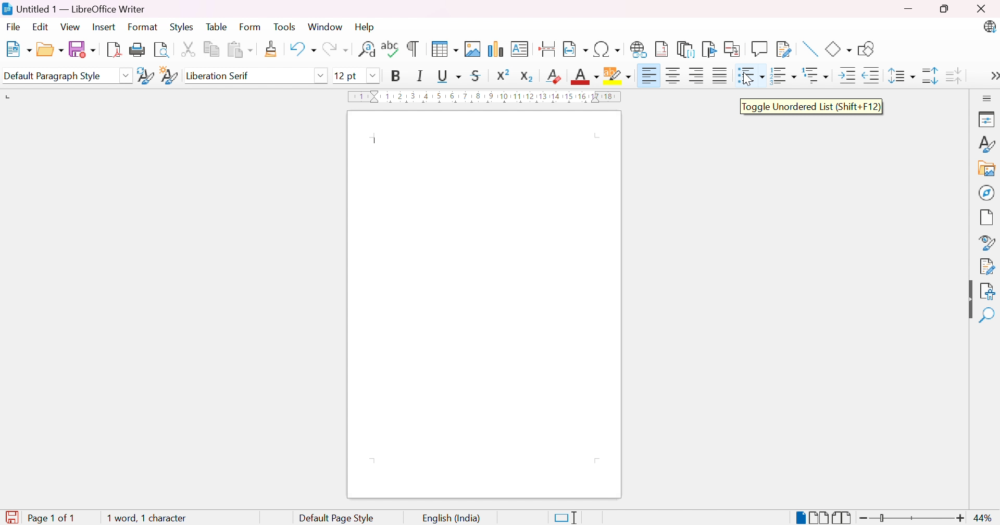 This screenshot has height=525, width=1000. Describe the element at coordinates (720, 74) in the screenshot. I see `Justified` at that location.